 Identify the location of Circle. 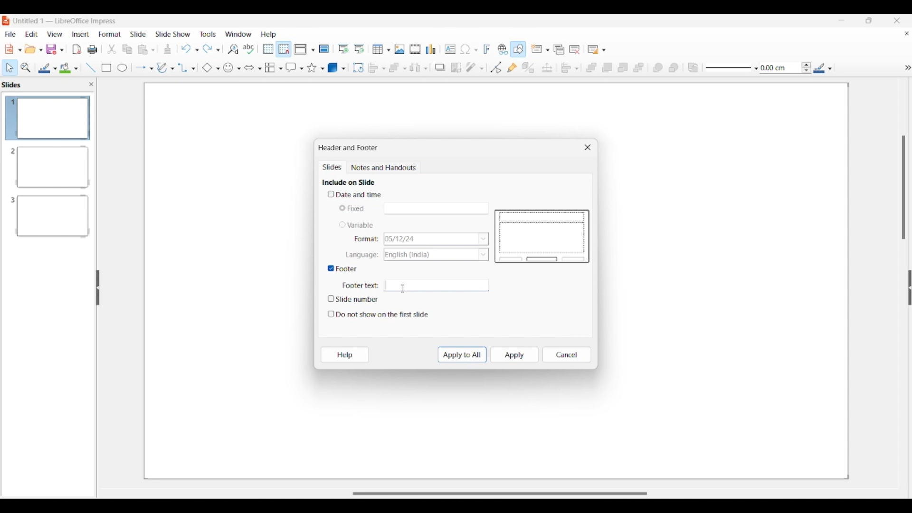
(122, 68).